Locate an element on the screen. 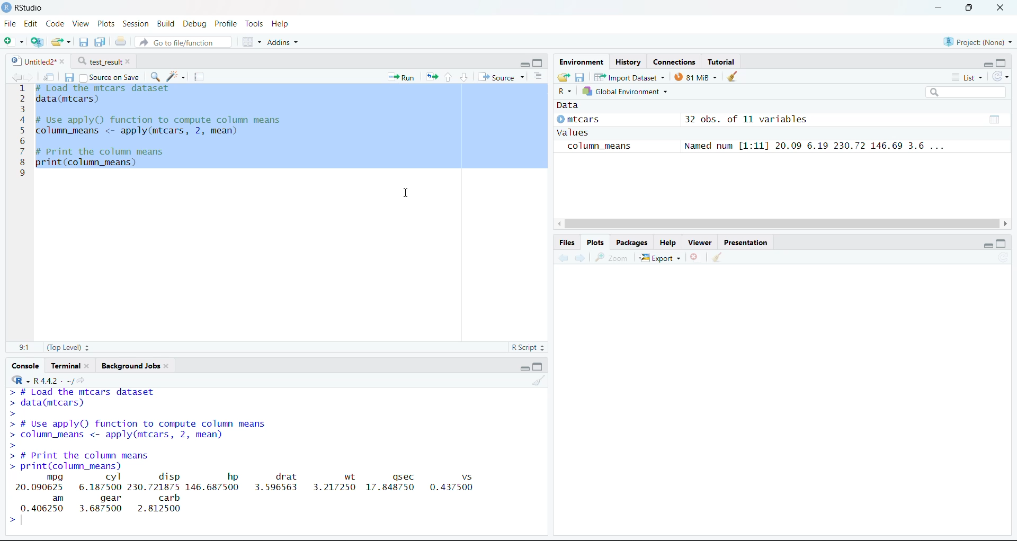 Image resolution: width=1017 pixels, height=541 pixels. Print the current file is located at coordinates (121, 40).